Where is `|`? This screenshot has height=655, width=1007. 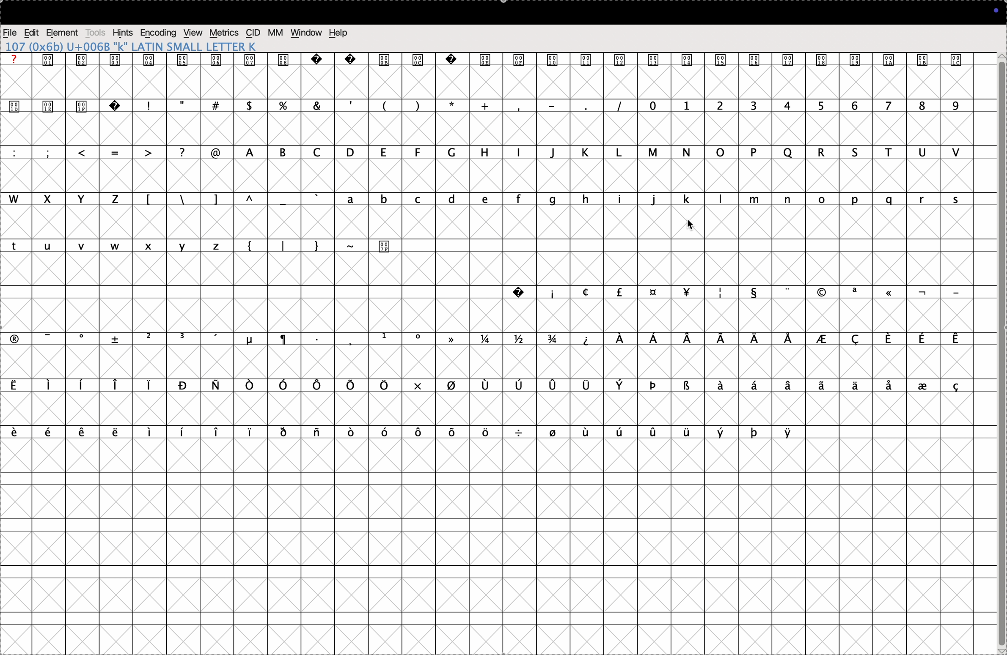
| is located at coordinates (282, 245).